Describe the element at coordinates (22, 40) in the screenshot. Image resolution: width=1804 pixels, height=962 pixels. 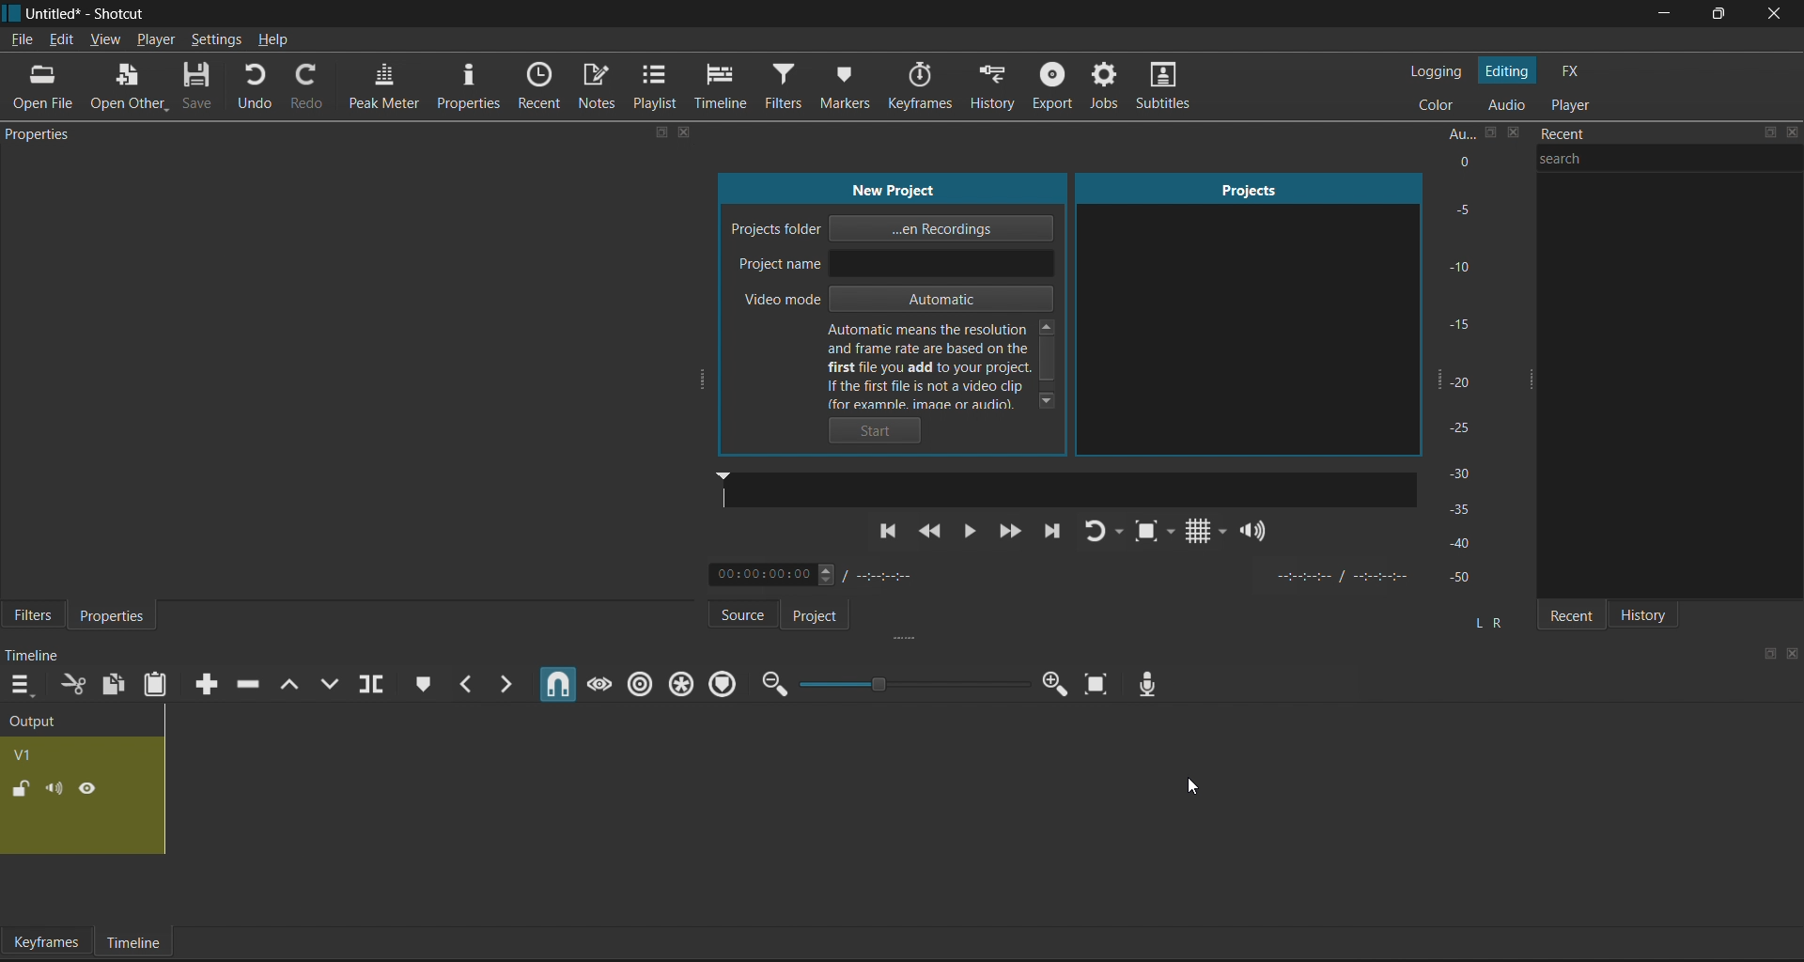
I see `File` at that location.